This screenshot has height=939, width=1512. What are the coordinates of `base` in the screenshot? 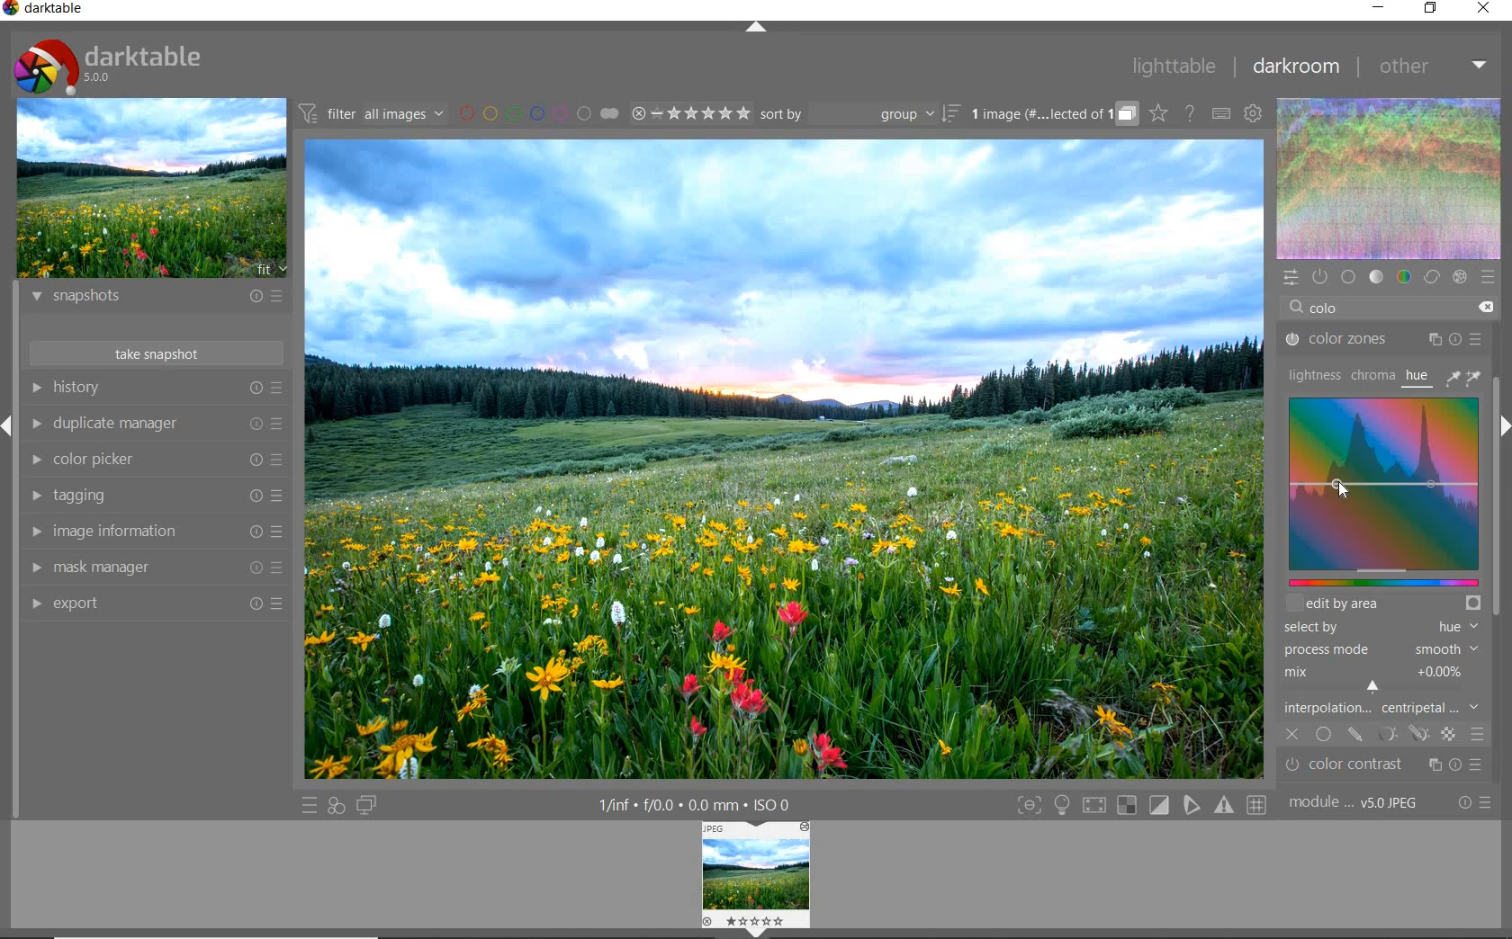 It's located at (1348, 277).